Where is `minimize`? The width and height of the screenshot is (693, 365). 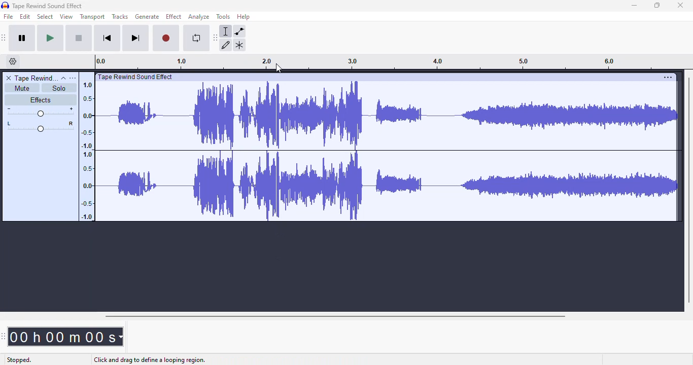
minimize is located at coordinates (634, 6).